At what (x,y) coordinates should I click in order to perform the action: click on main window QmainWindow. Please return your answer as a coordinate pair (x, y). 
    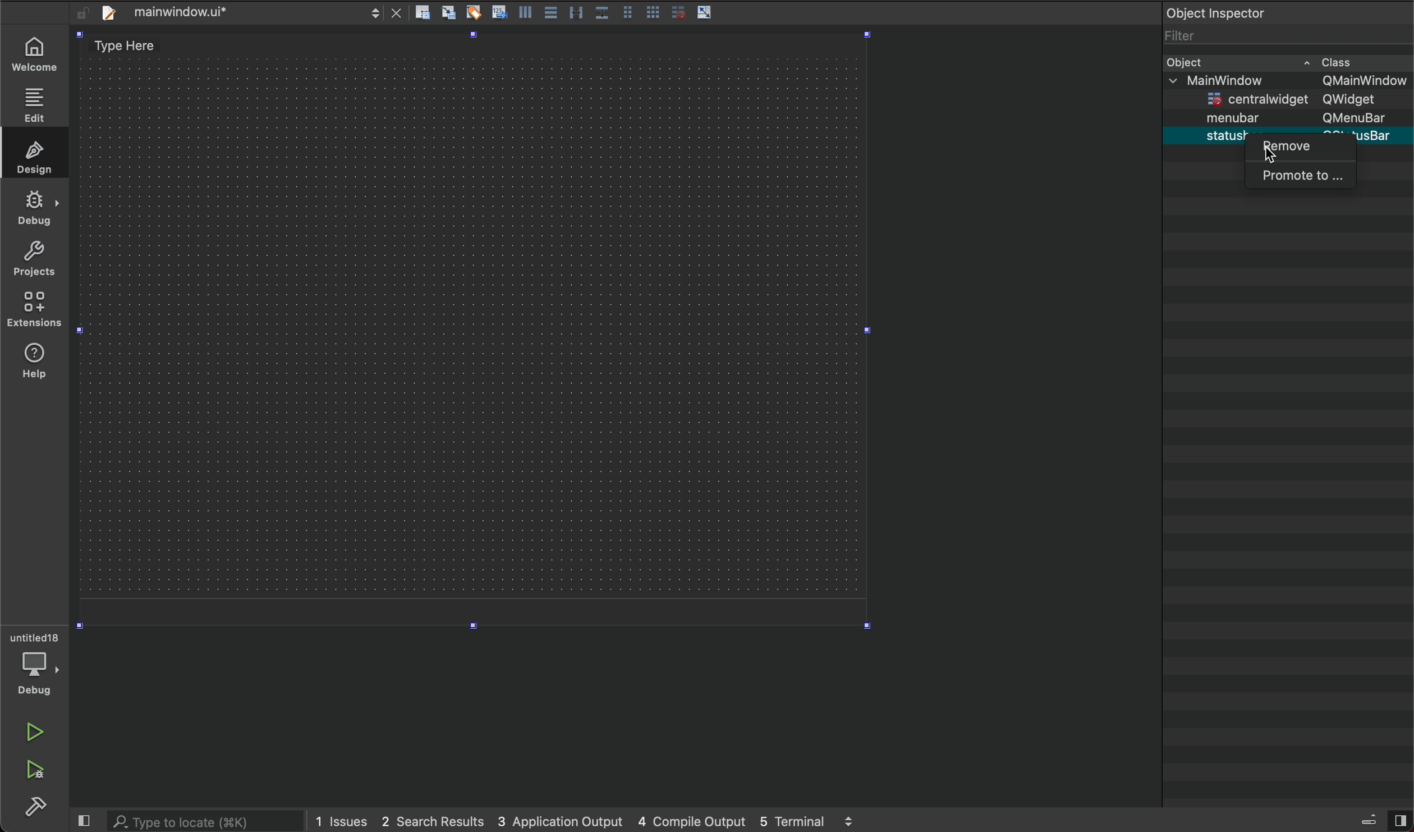
    Looking at the image, I should click on (1285, 83).